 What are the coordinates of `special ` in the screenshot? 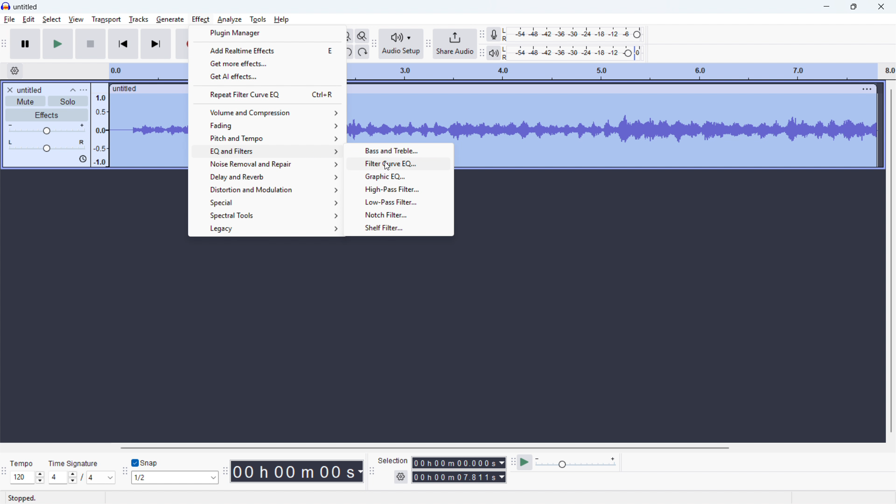 It's located at (266, 202).